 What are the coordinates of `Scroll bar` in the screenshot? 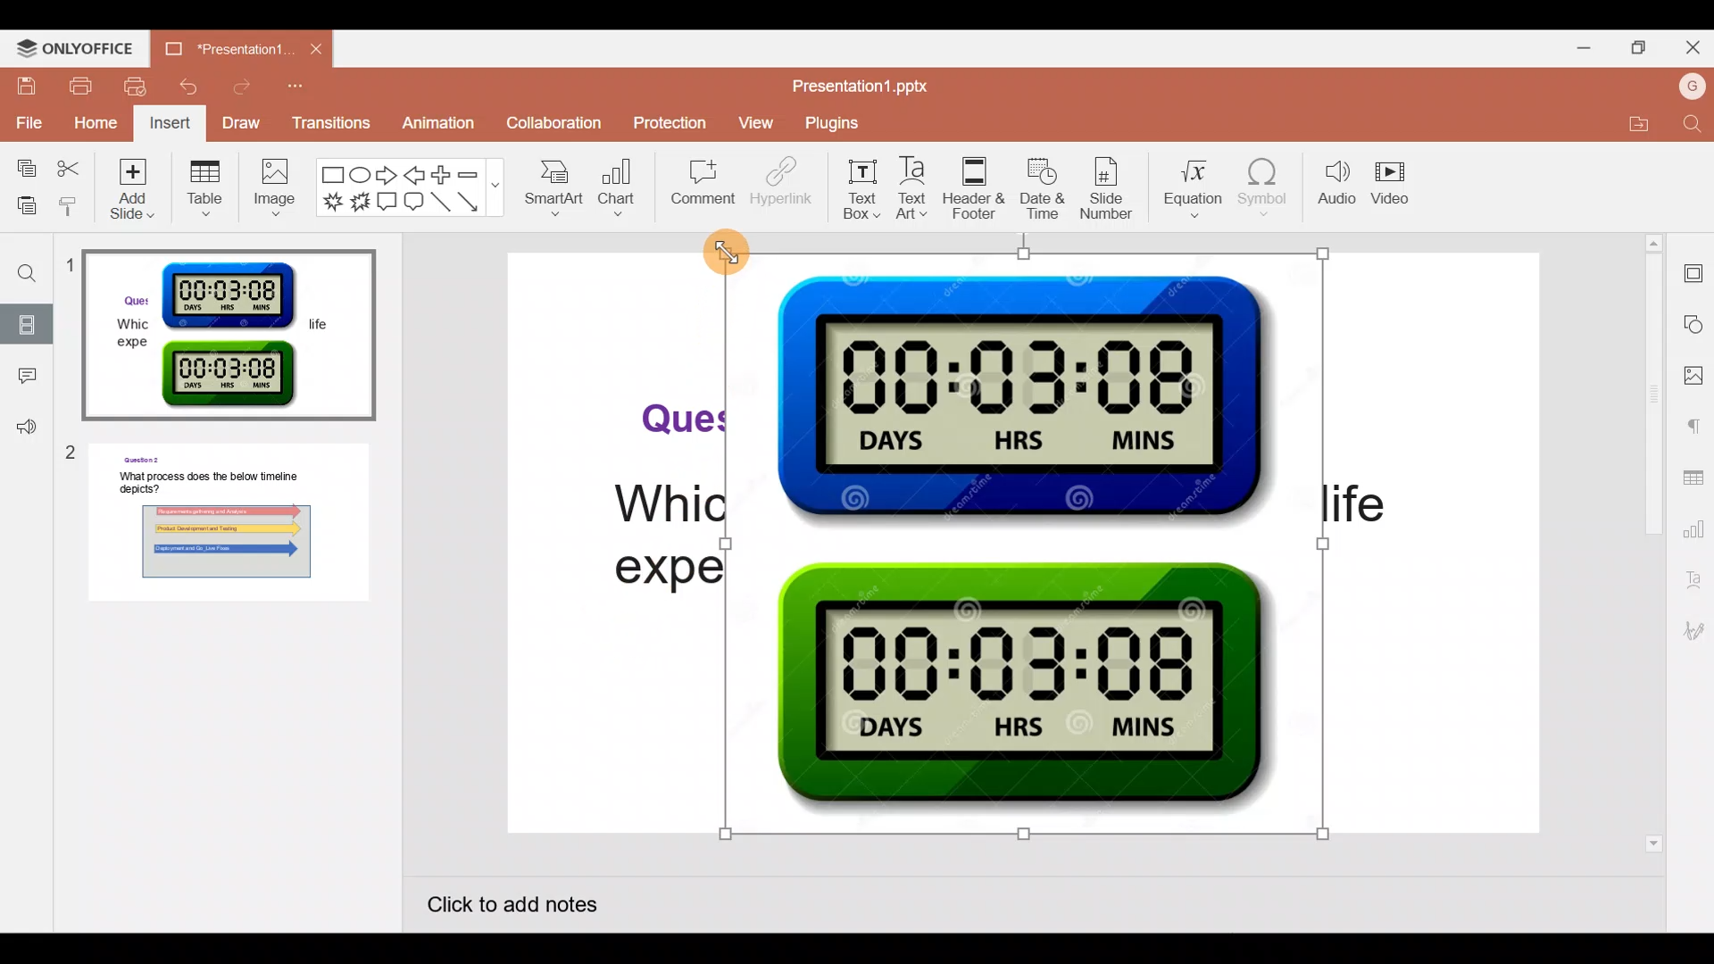 It's located at (1656, 543).